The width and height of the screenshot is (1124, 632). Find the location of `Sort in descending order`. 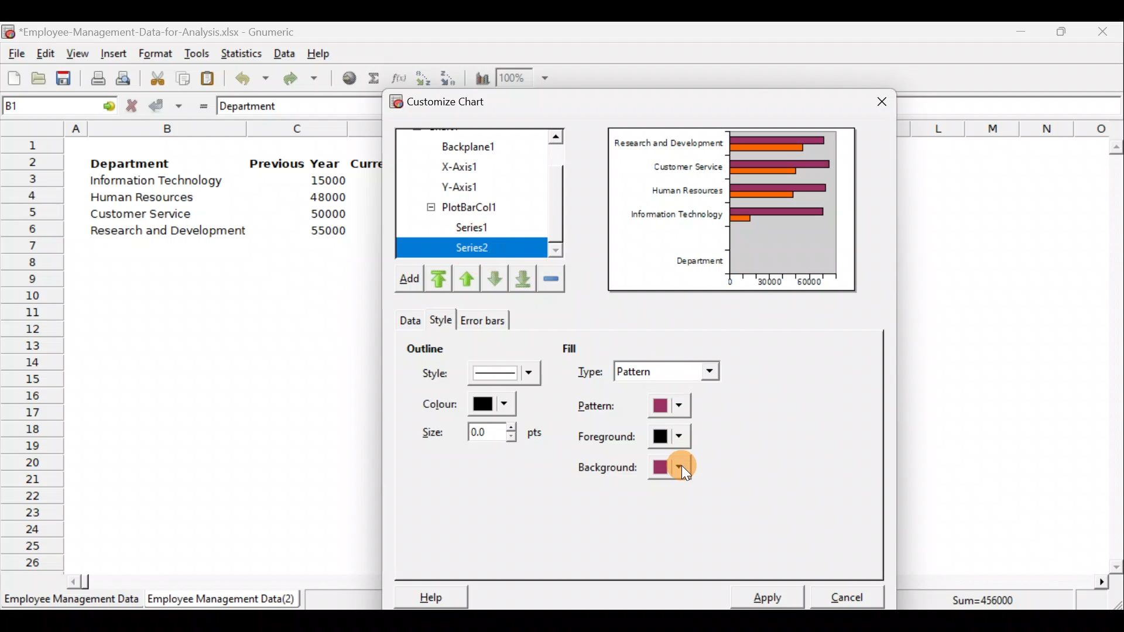

Sort in descending order is located at coordinates (449, 77).